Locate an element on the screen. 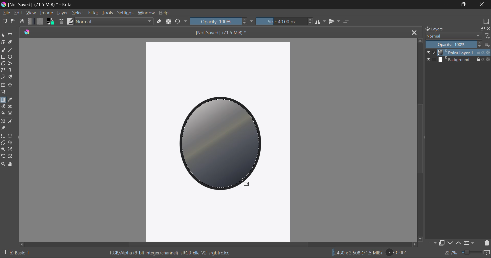 The width and height of the screenshot is (491, 258). New is located at coordinates (4, 21).